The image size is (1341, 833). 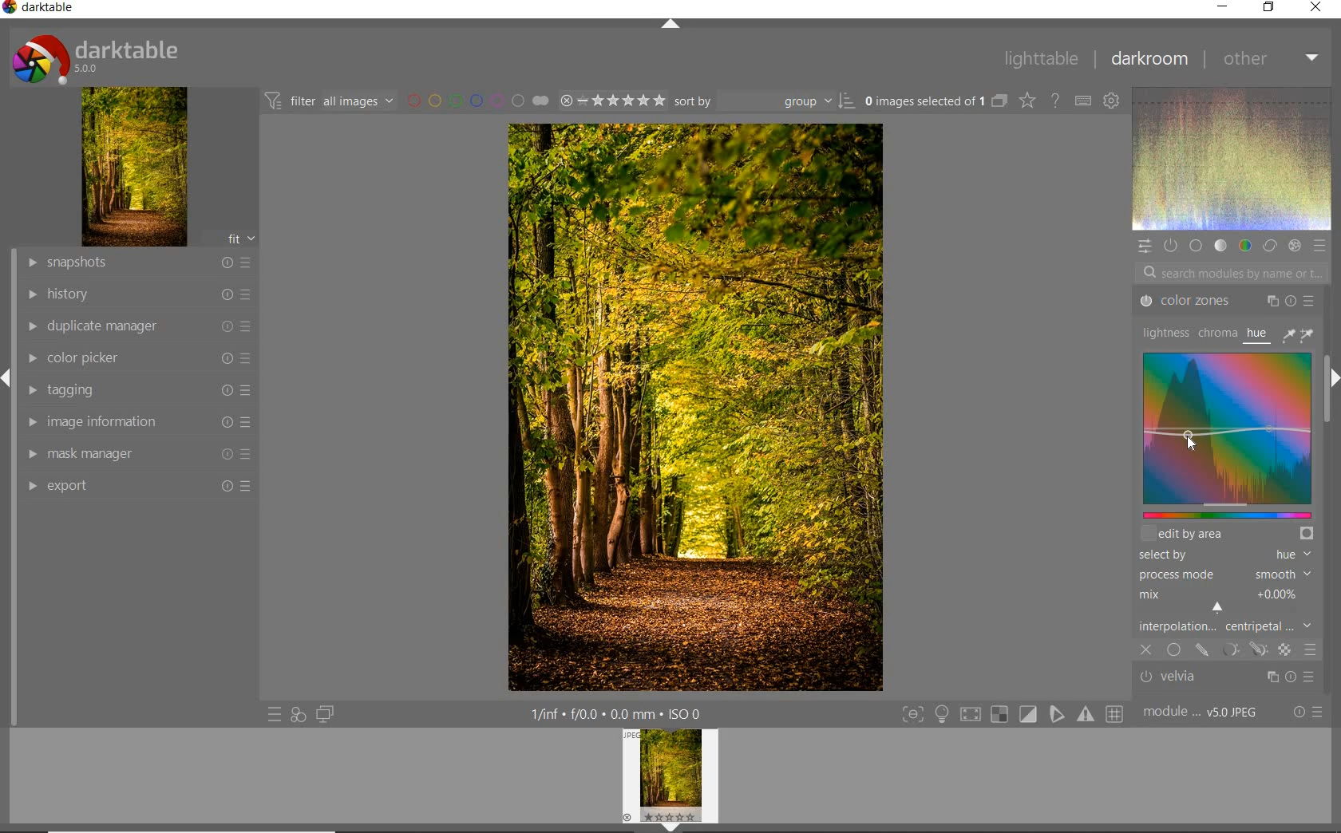 What do you see at coordinates (1270, 247) in the screenshot?
I see `CORRECT` at bounding box center [1270, 247].